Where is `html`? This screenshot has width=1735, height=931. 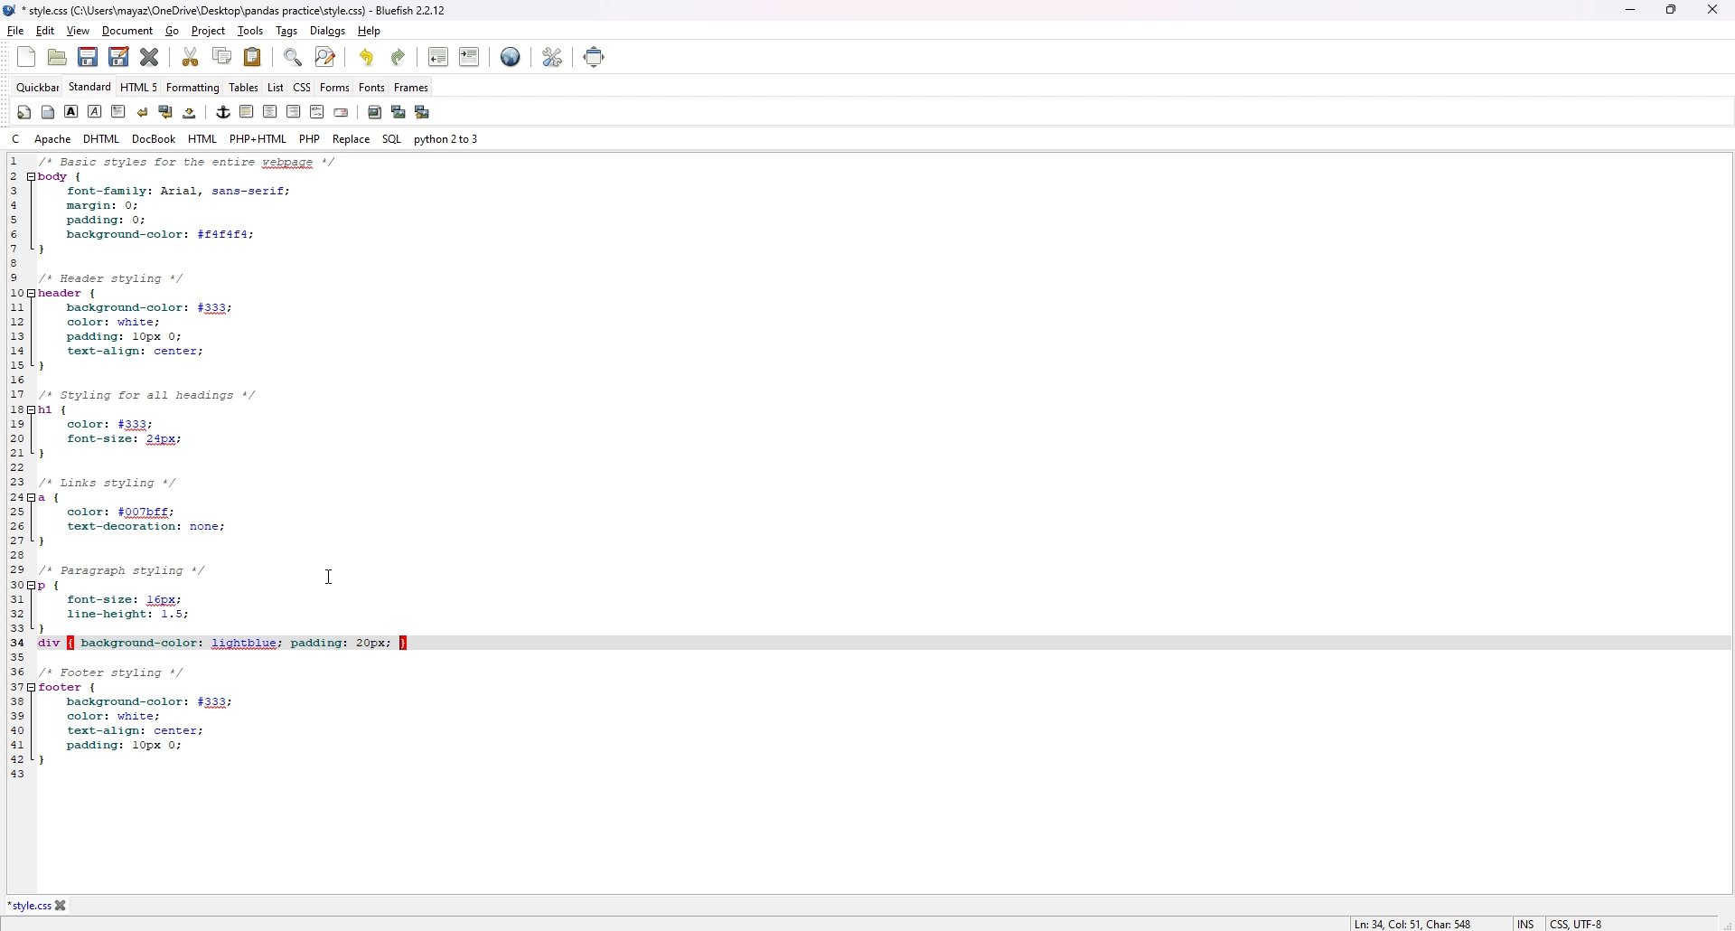 html is located at coordinates (203, 138).